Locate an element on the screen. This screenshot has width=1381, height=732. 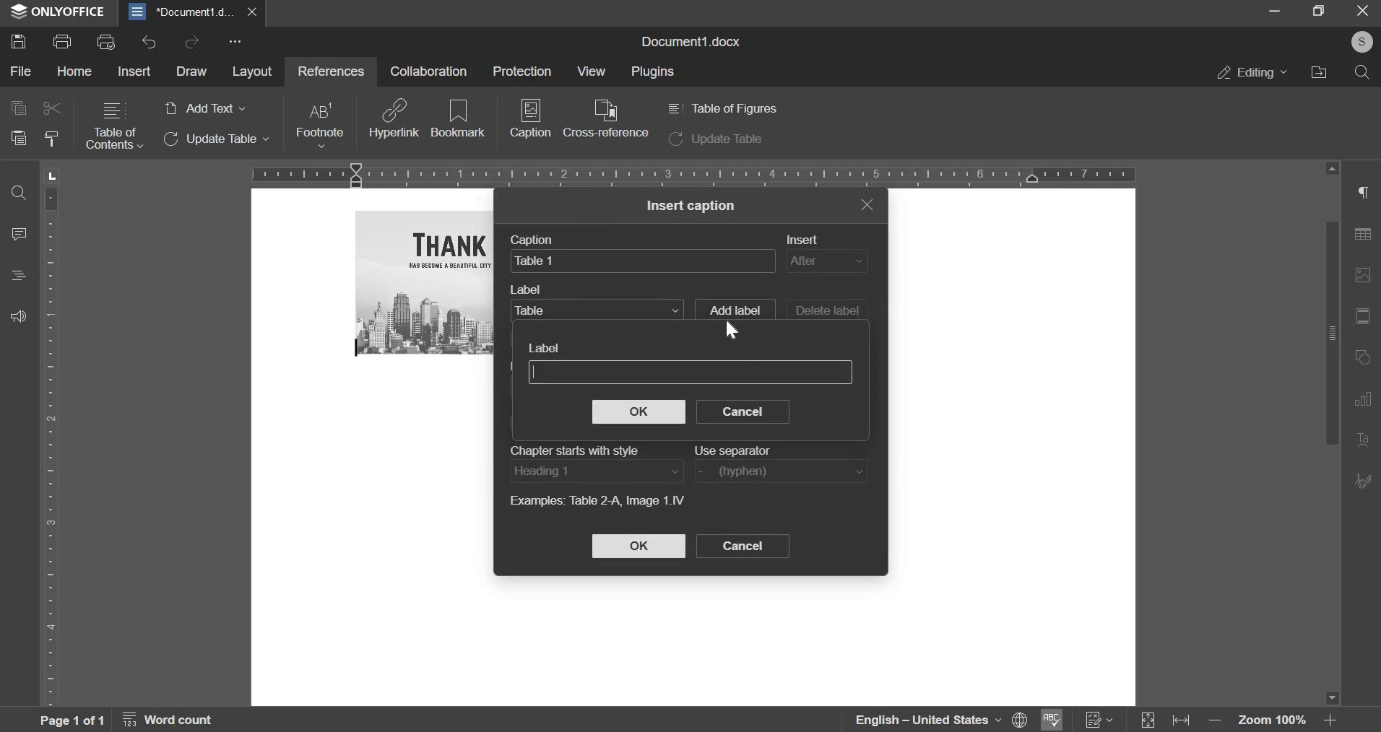
collaboration is located at coordinates (428, 71).